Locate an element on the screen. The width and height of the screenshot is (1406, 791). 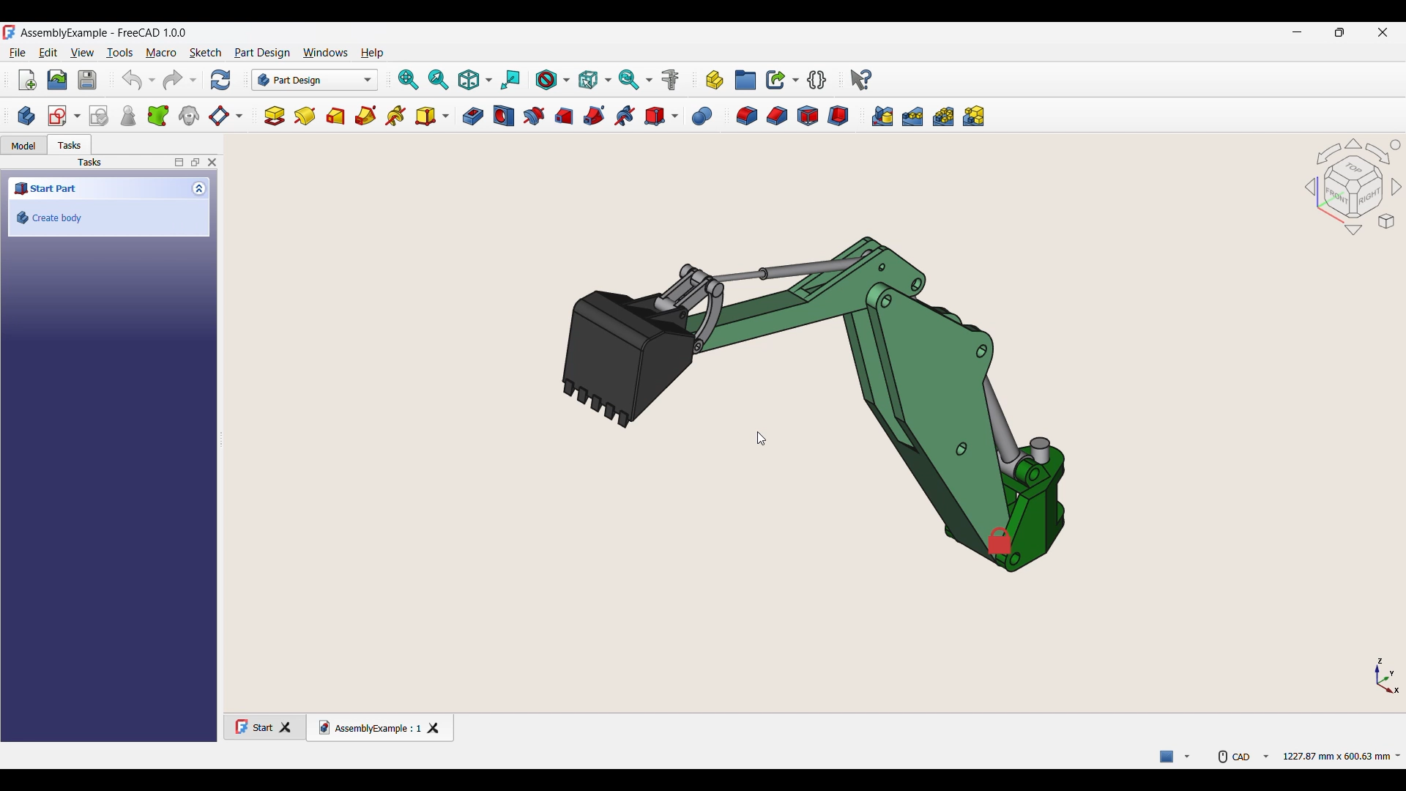
Close Start tab is located at coordinates (291, 726).